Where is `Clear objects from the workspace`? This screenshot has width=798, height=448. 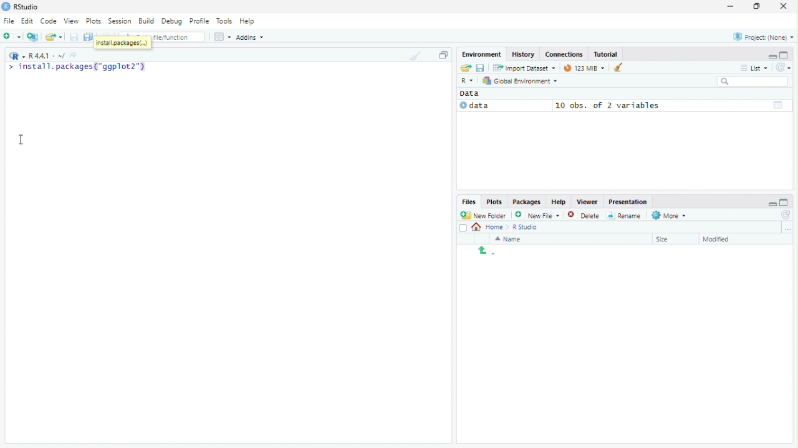 Clear objects from the workspace is located at coordinates (614, 67).